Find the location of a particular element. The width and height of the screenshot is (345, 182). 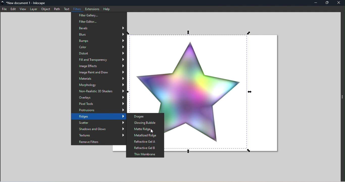

Pixel tools is located at coordinates (99, 104).